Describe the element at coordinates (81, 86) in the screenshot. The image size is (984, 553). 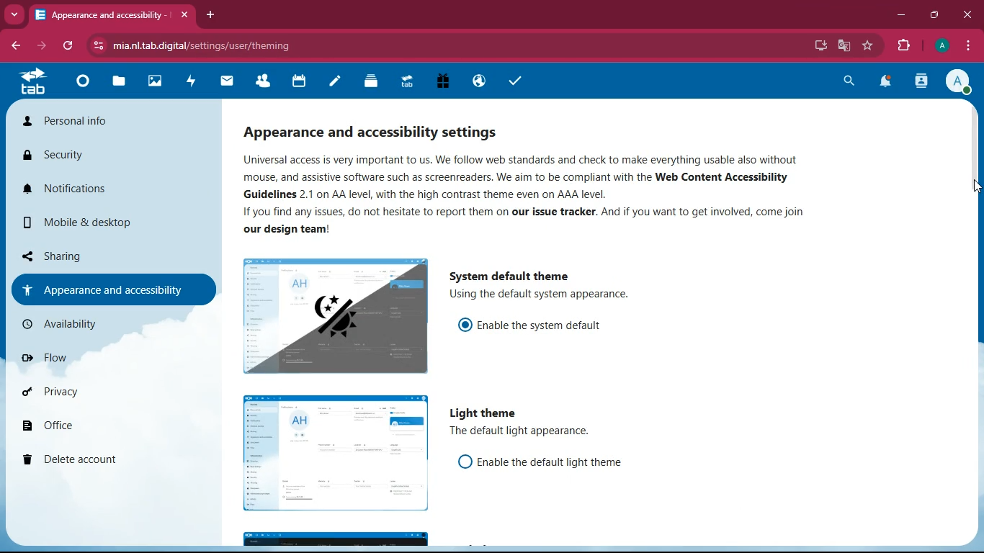
I see `home` at that location.